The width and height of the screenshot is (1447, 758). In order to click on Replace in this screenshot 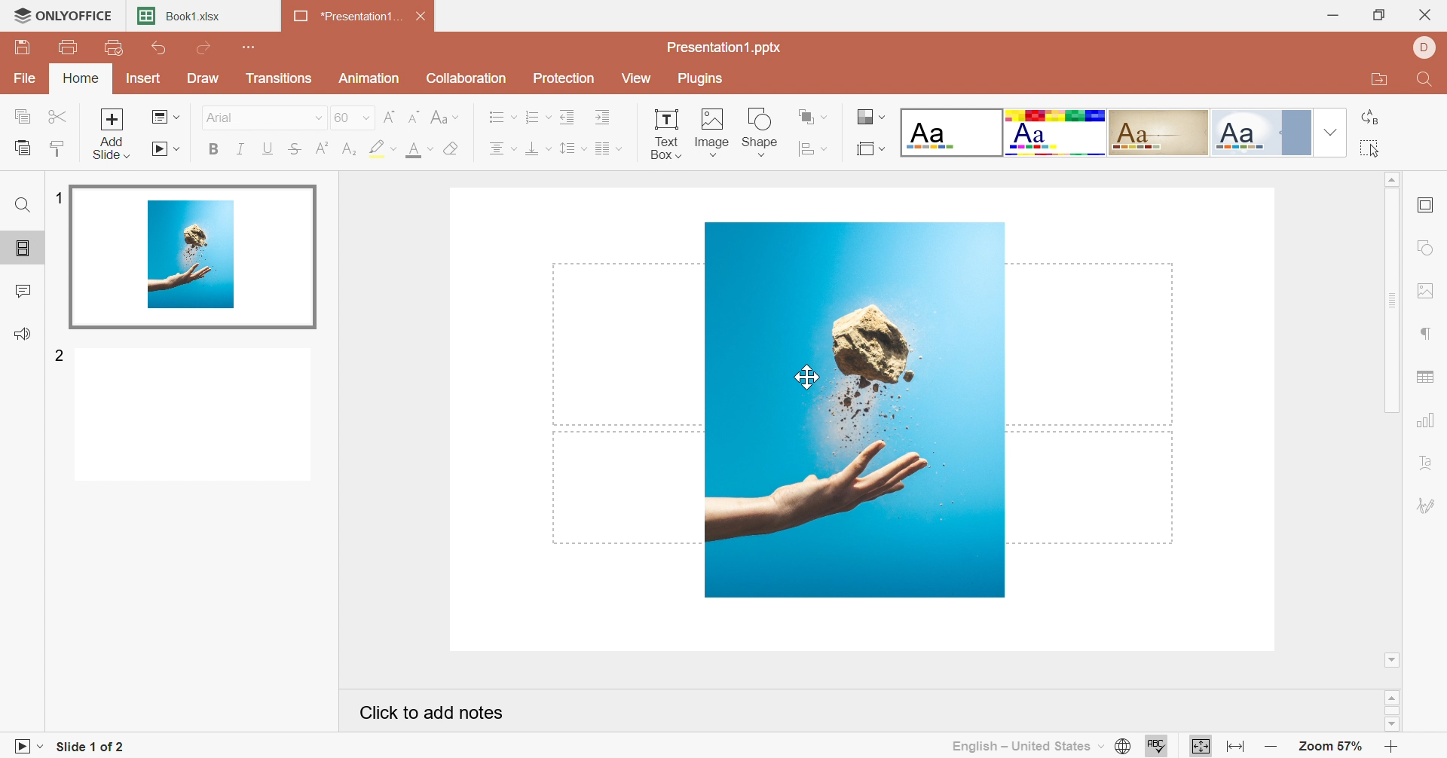, I will do `click(1370, 117)`.